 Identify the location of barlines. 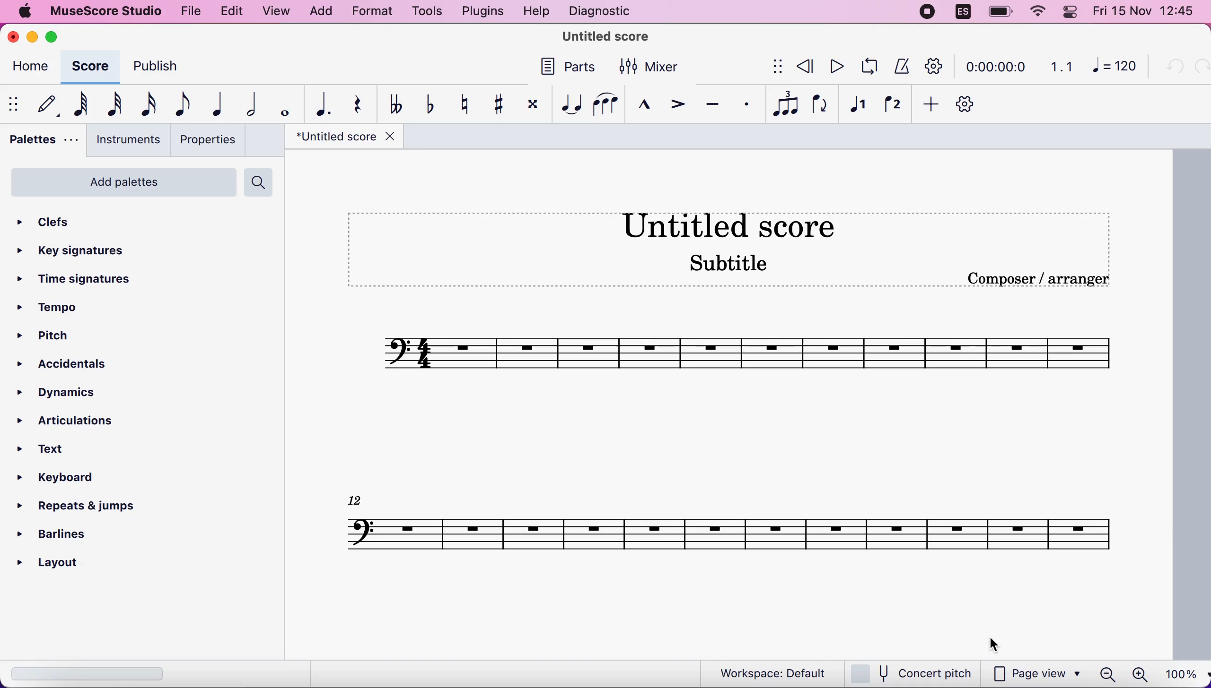
(62, 533).